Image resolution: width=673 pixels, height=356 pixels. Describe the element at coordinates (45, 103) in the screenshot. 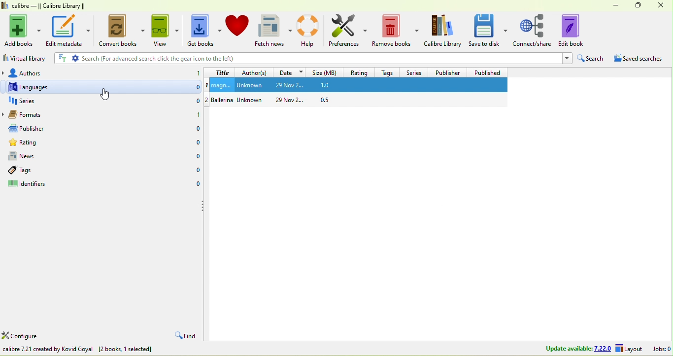

I see `series` at that location.